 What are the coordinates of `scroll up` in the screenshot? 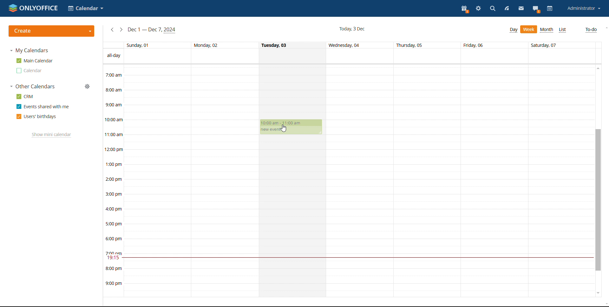 It's located at (605, 27).